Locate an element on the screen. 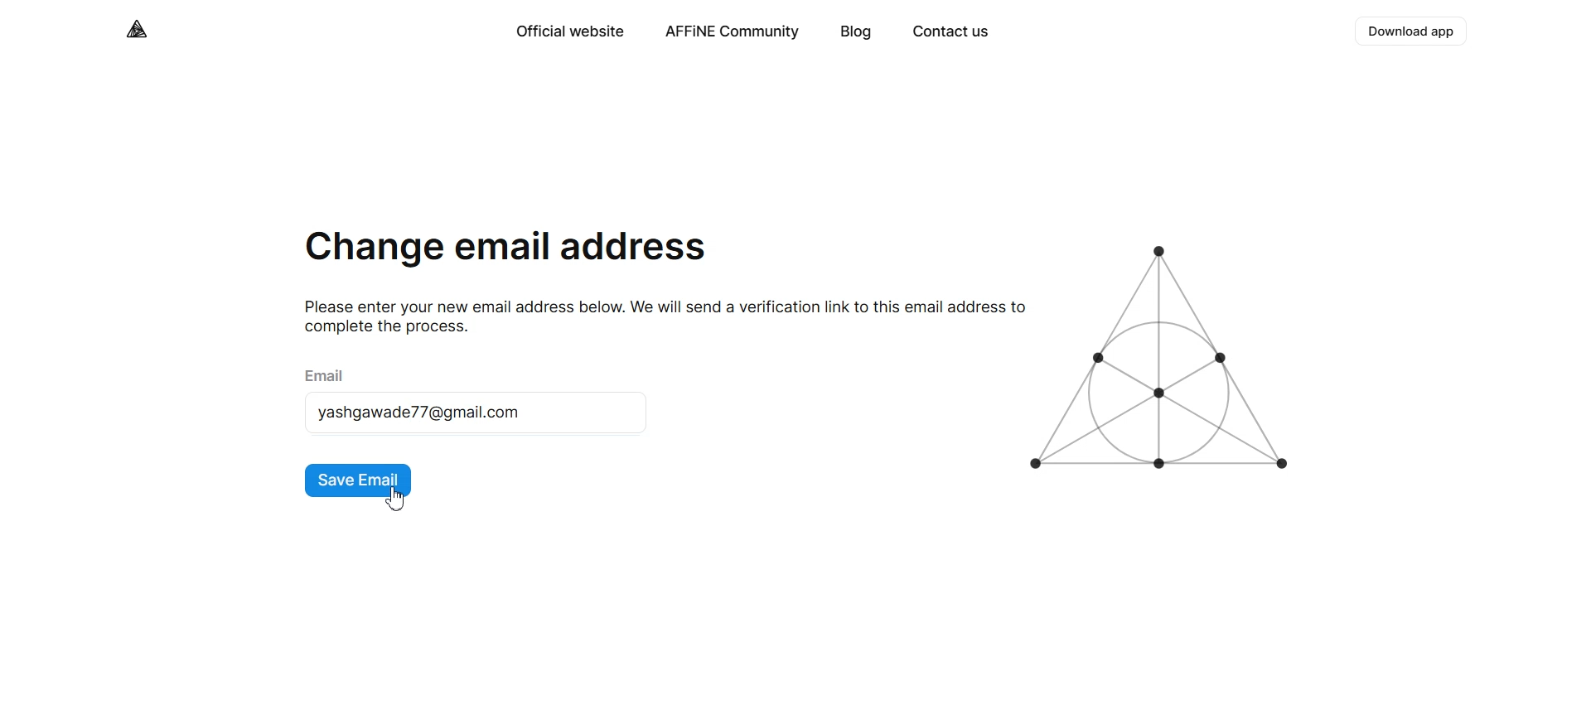  Official website is located at coordinates (568, 31).